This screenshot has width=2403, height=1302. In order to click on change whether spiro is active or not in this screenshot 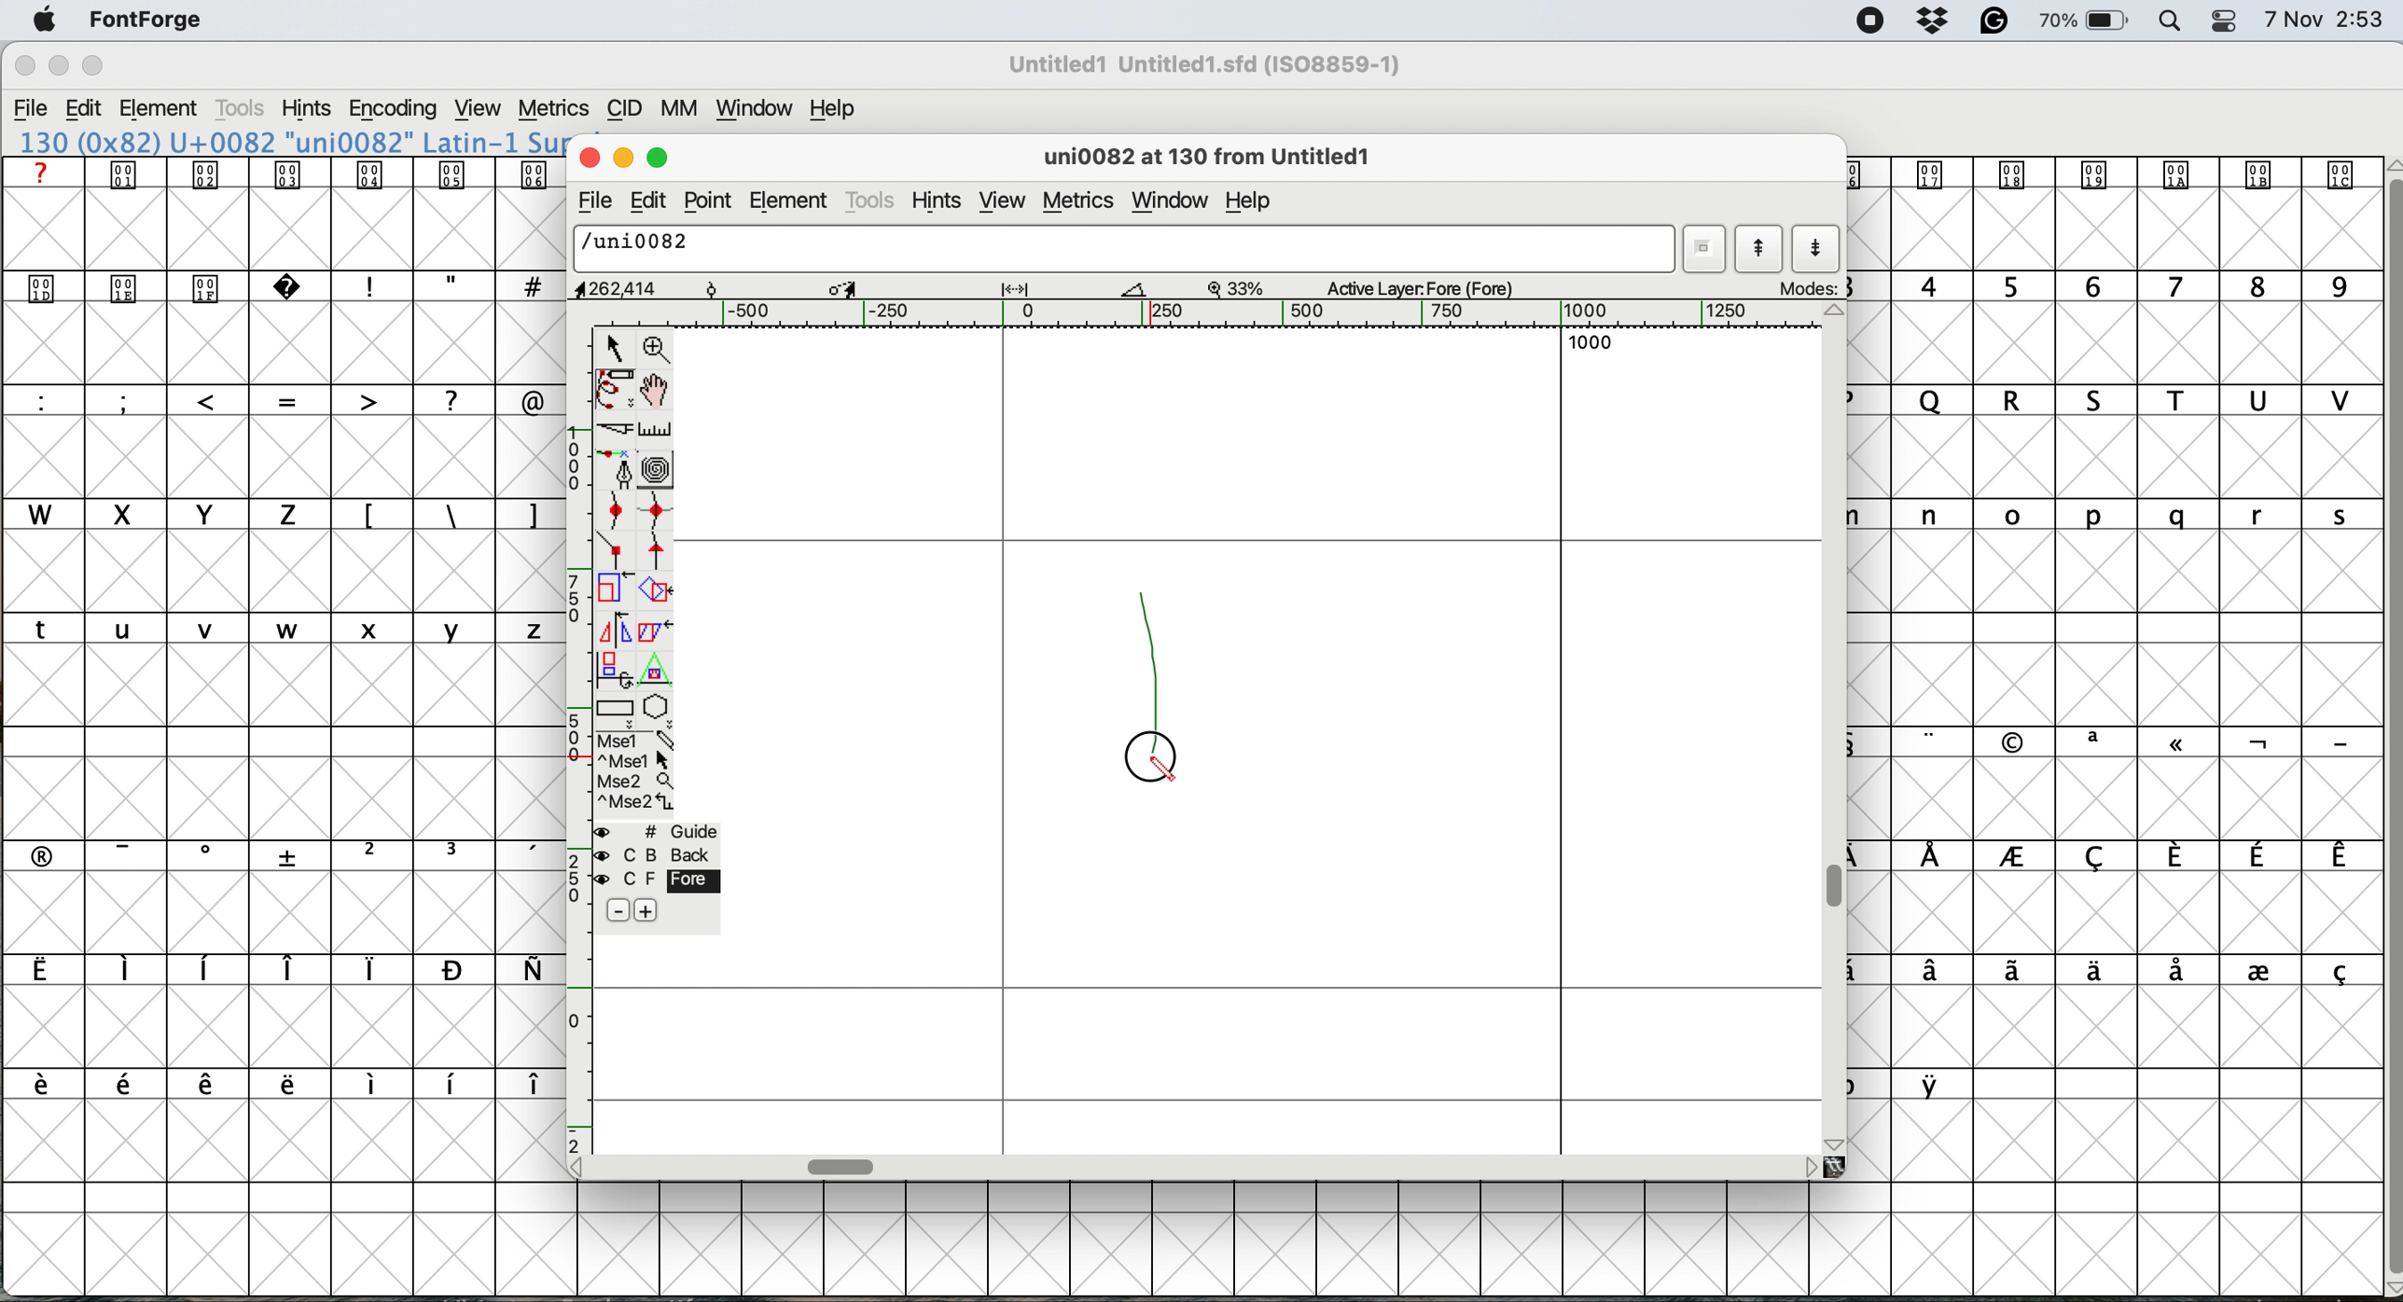, I will do `click(661, 471)`.